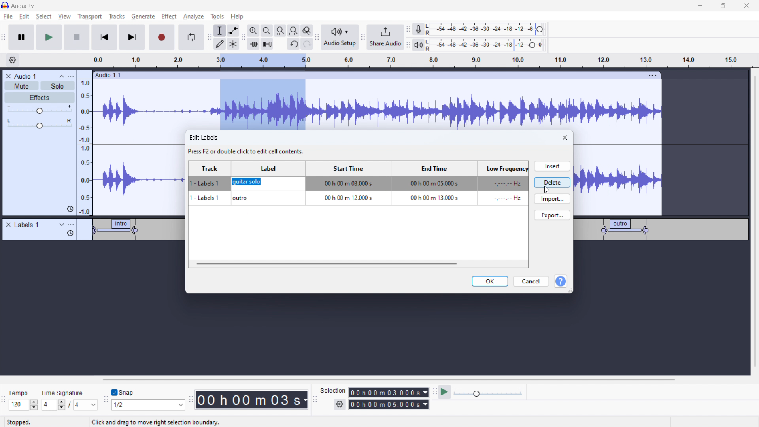 The width and height of the screenshot is (759, 427). What do you see at coordinates (317, 37) in the screenshot?
I see `audio setup toolbar` at bounding box center [317, 37].